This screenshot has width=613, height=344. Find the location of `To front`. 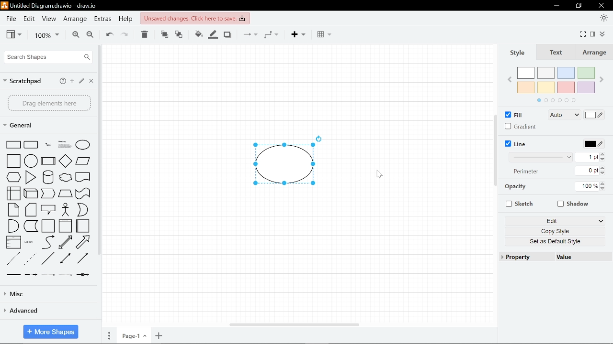

To front is located at coordinates (164, 34).